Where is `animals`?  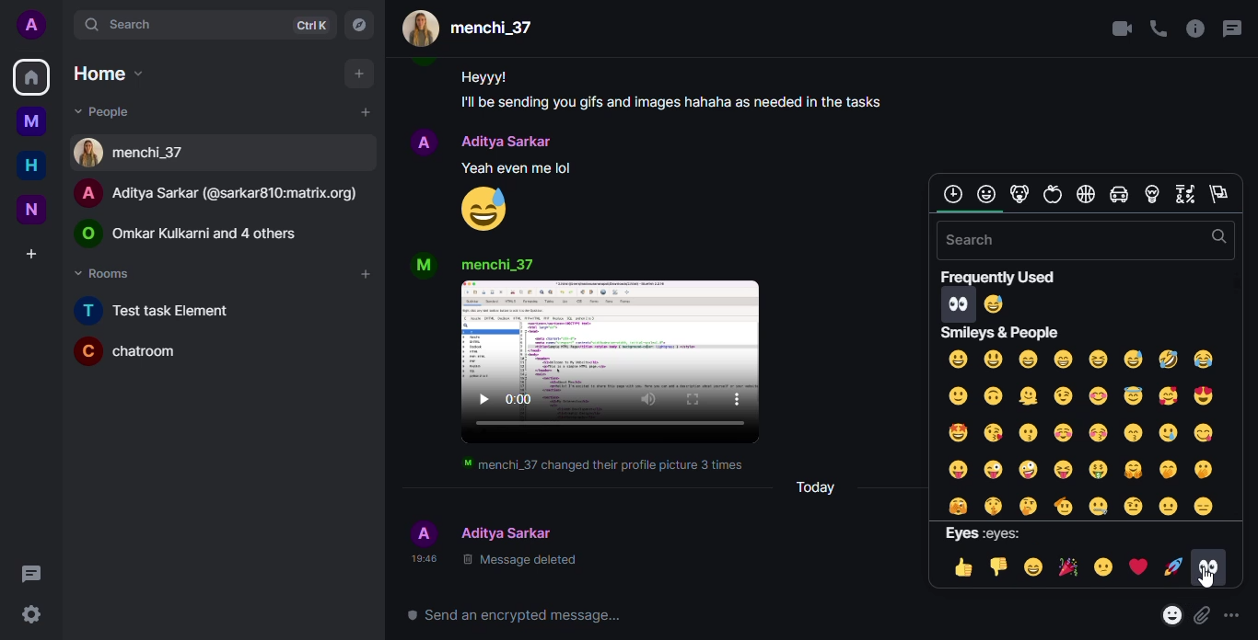 animals is located at coordinates (1019, 194).